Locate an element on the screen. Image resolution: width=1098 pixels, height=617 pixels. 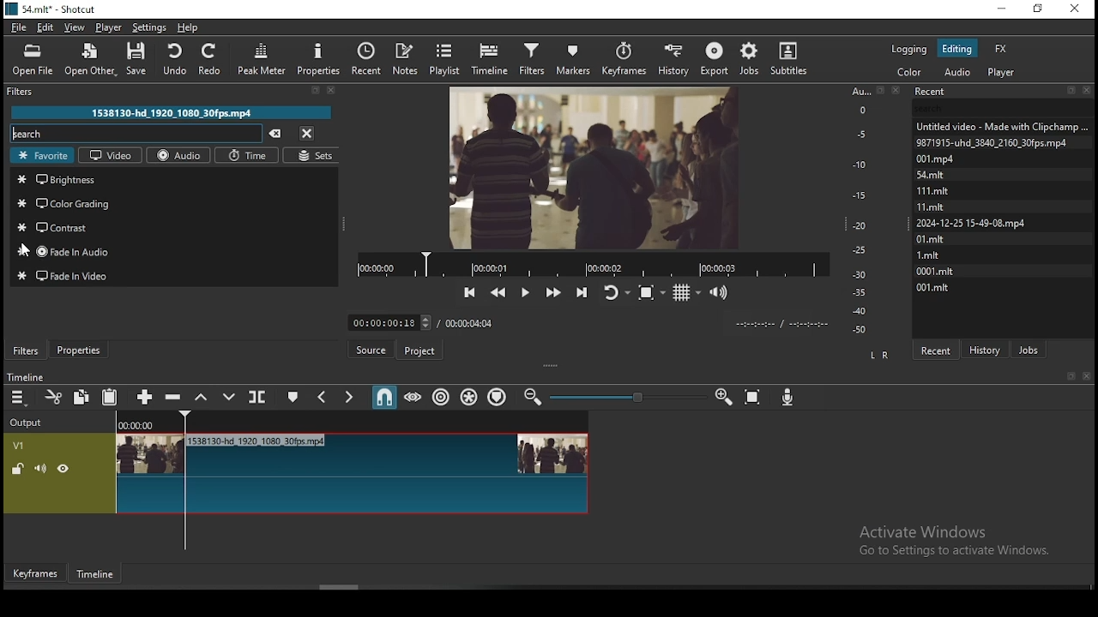
001.mpd is located at coordinates (938, 159).